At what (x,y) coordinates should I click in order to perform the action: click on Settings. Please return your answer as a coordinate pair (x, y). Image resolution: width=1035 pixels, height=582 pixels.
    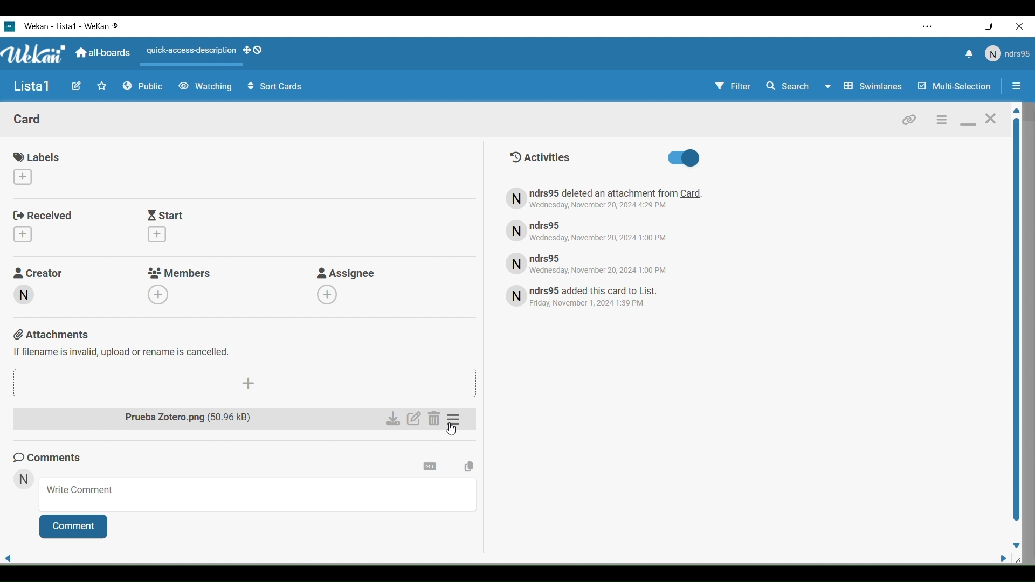
    Looking at the image, I should click on (940, 119).